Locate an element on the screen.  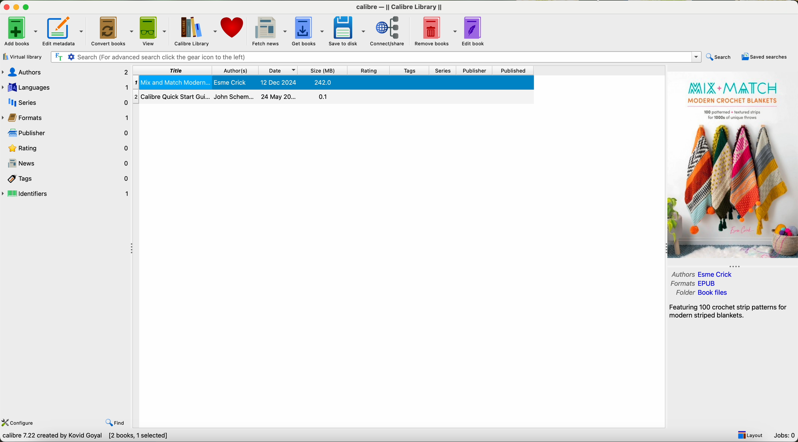
size is located at coordinates (324, 71).